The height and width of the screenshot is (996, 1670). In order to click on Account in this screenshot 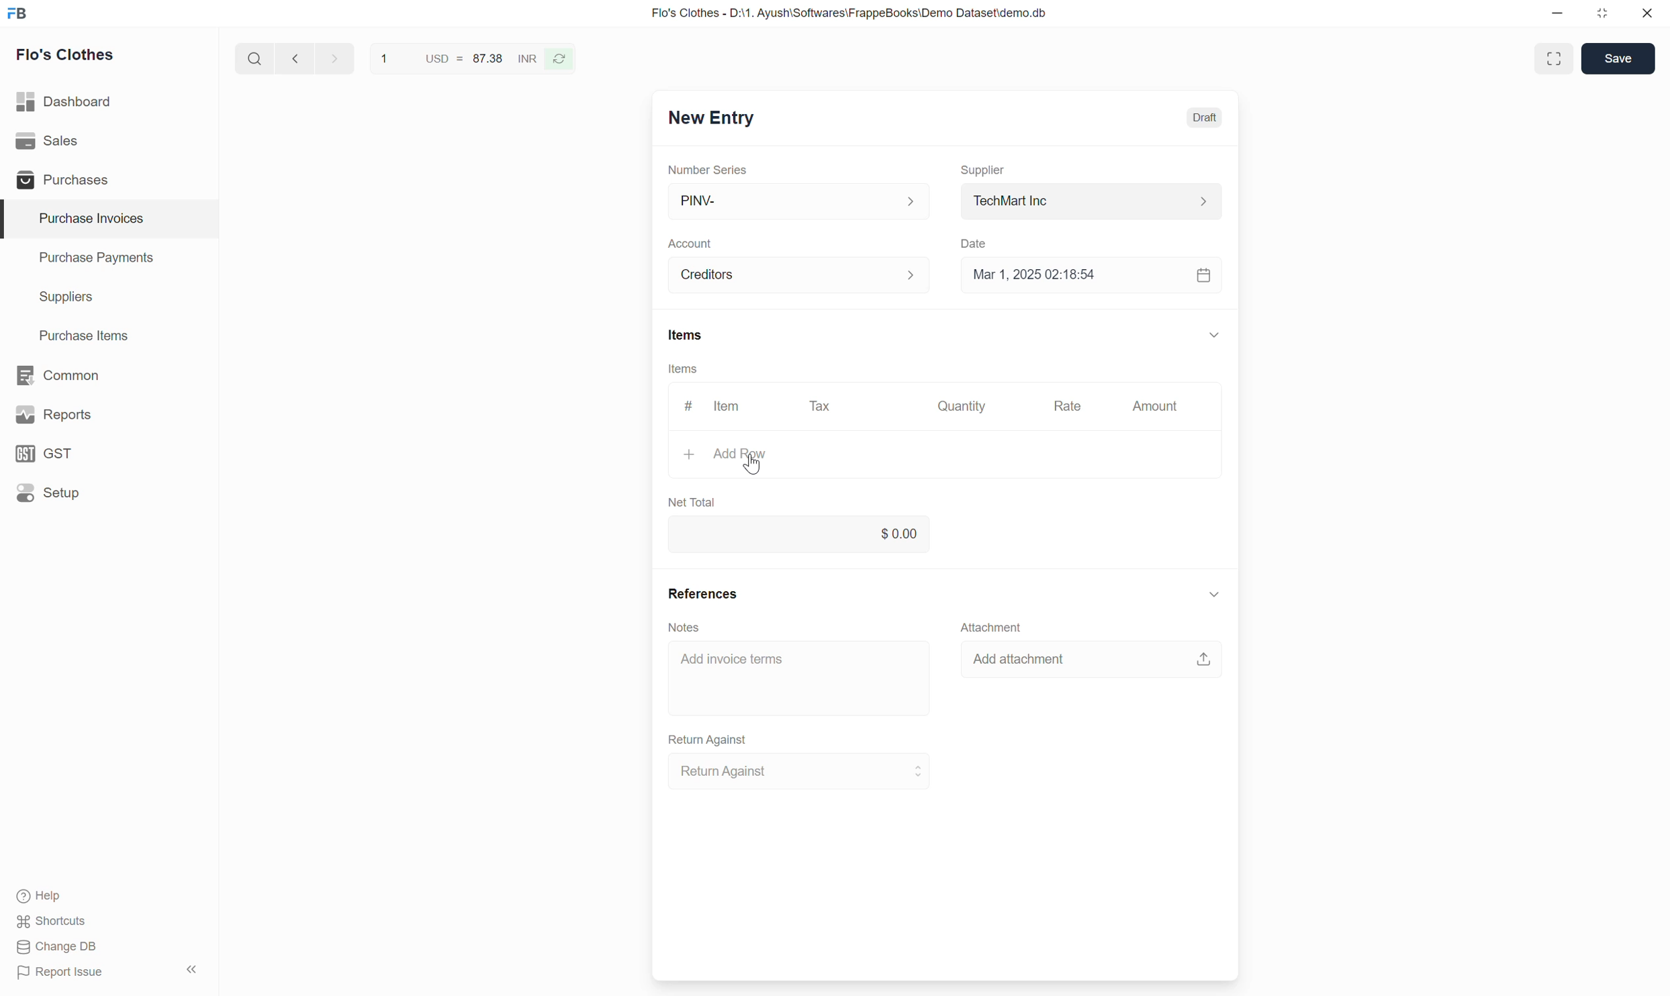, I will do `click(690, 244)`.